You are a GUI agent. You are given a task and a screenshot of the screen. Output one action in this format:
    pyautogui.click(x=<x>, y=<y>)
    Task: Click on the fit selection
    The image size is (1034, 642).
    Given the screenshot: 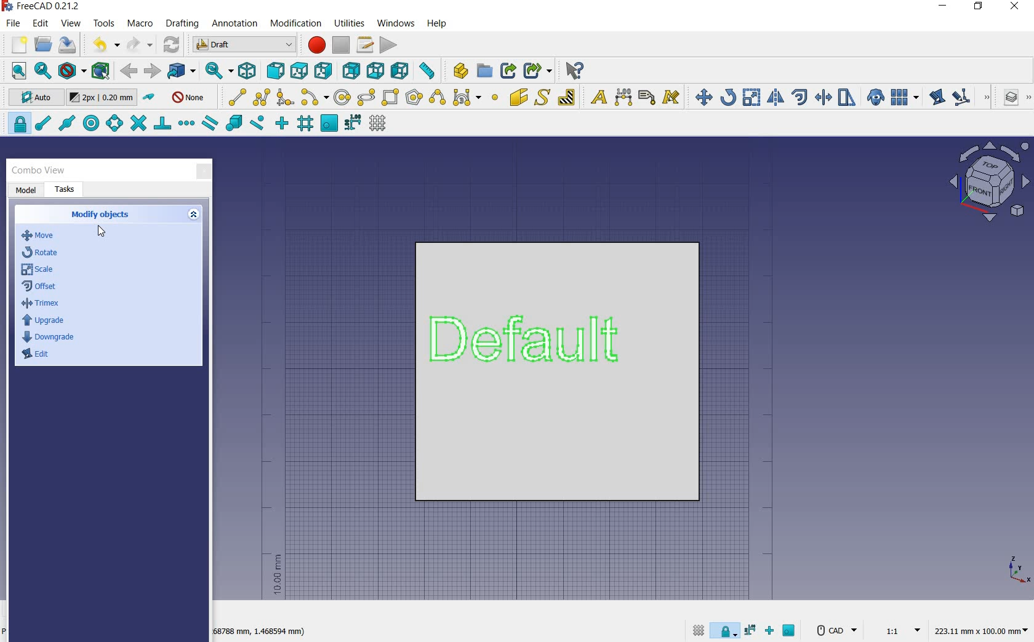 What is the action you would take?
    pyautogui.click(x=42, y=71)
    